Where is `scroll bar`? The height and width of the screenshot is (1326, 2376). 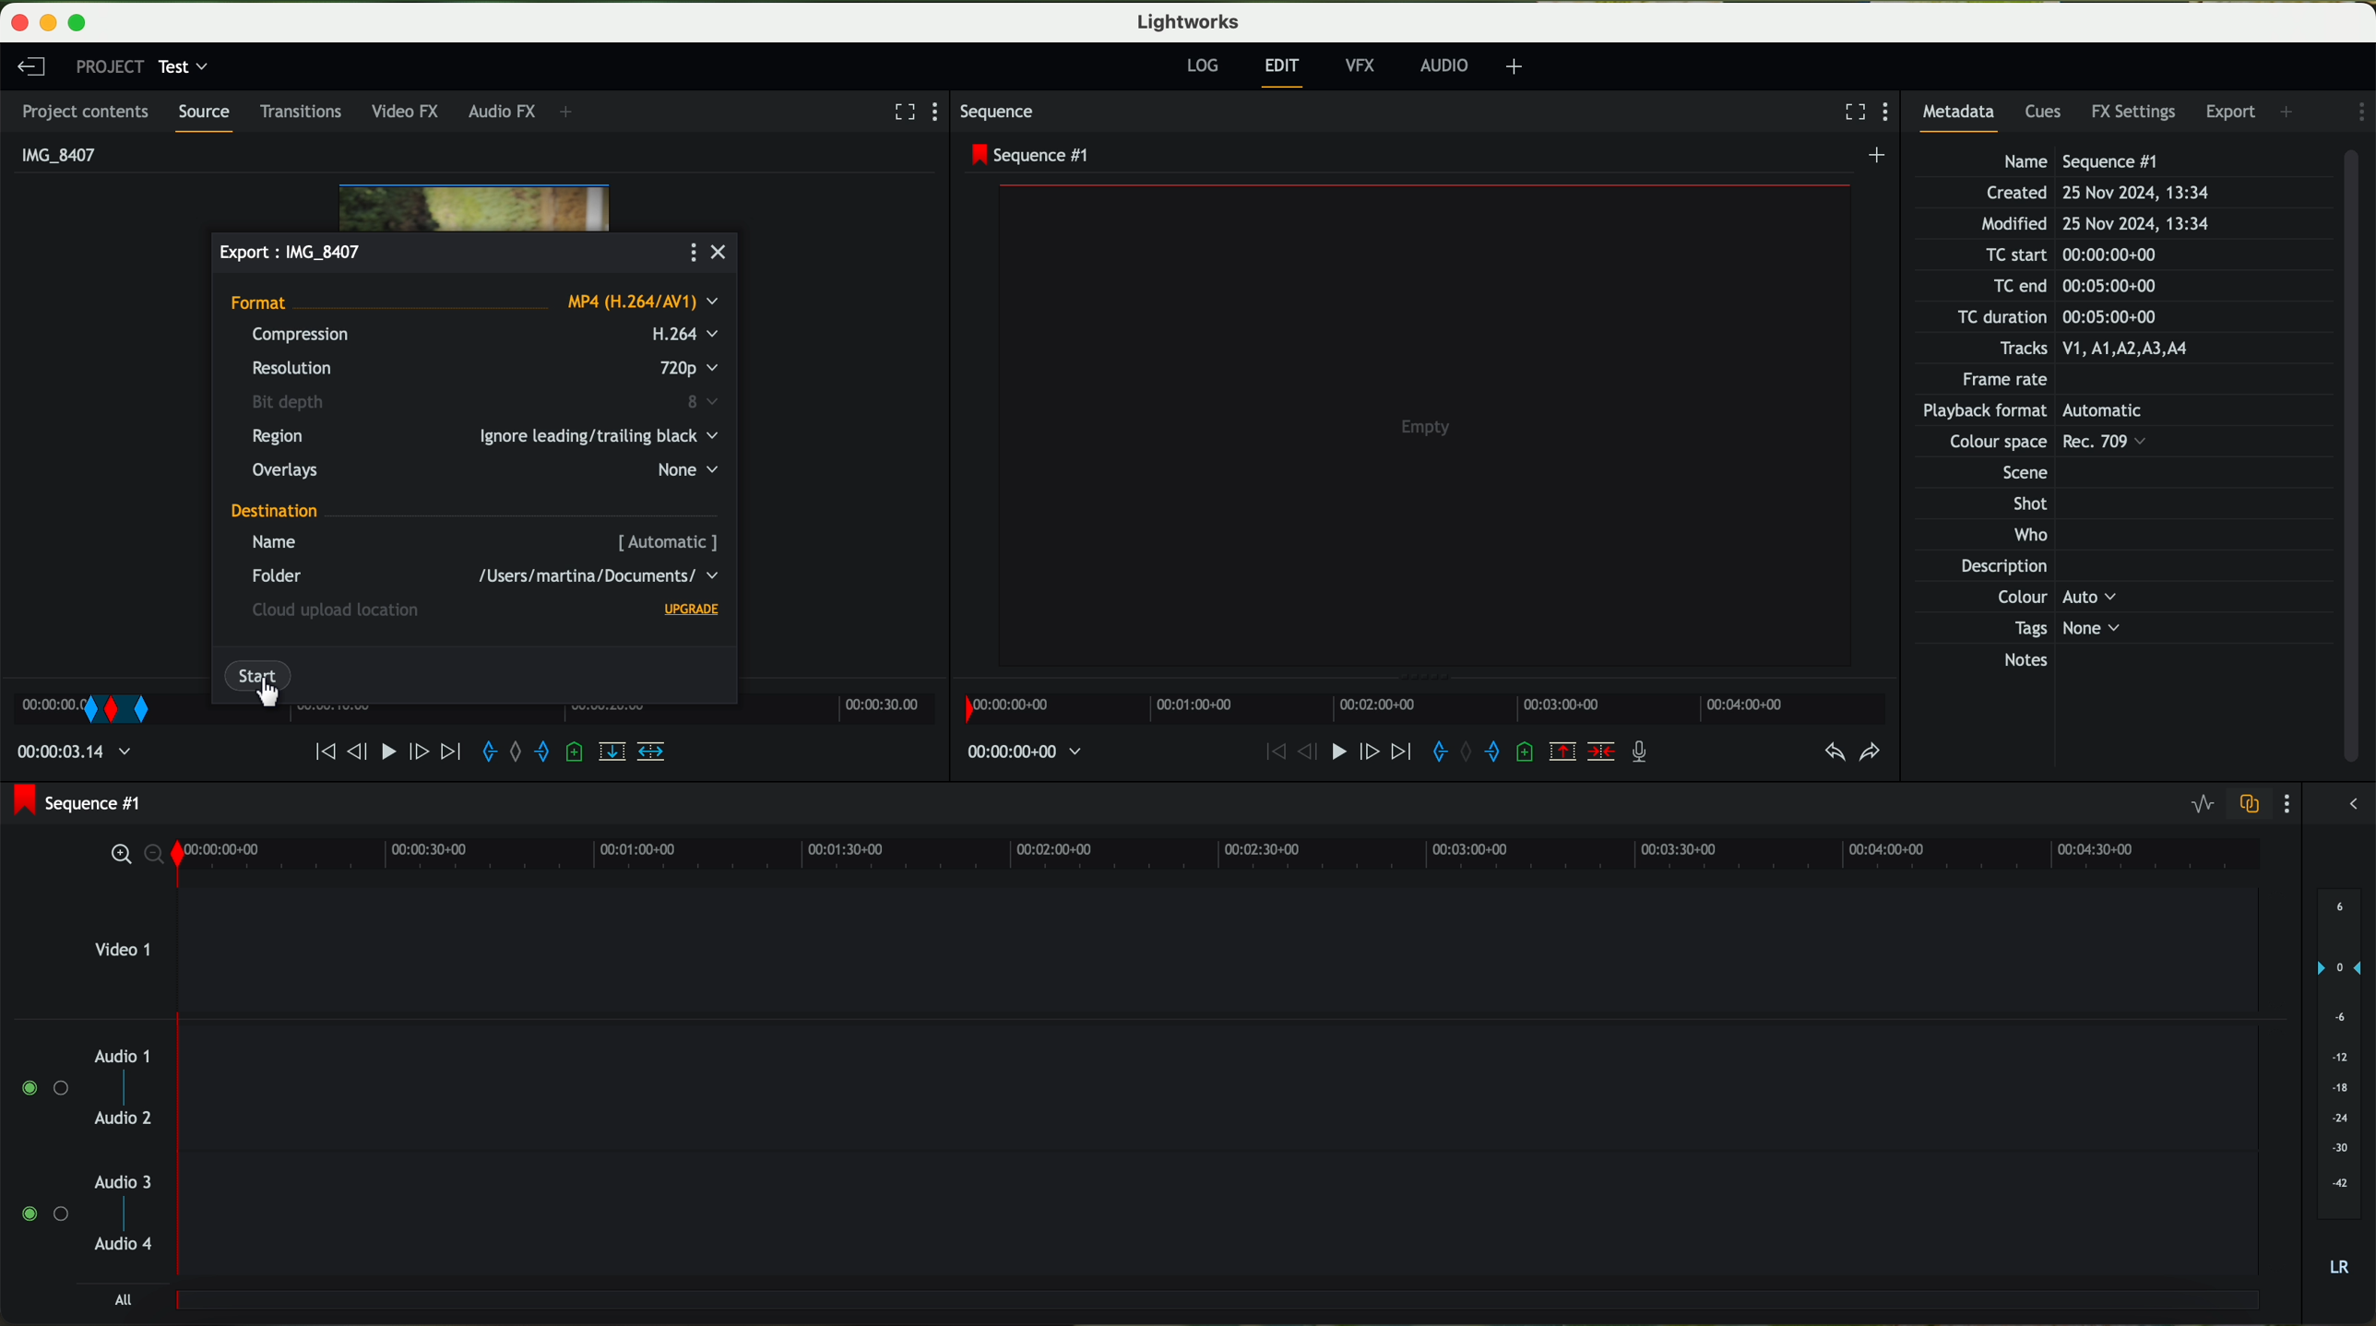 scroll bar is located at coordinates (2359, 458).